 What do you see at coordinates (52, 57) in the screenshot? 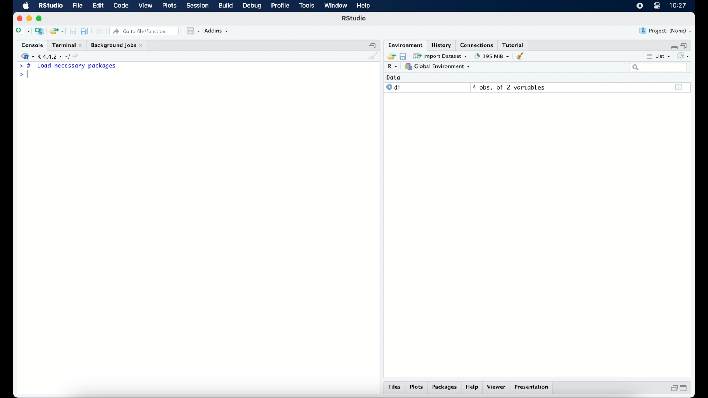
I see `R 4.4.2` at bounding box center [52, 57].